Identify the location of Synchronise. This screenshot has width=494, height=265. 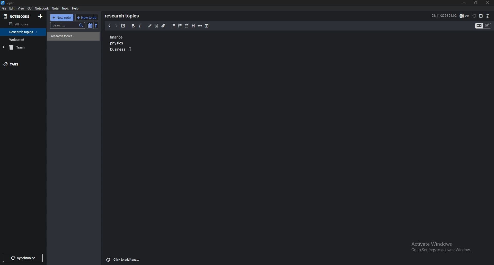
(24, 258).